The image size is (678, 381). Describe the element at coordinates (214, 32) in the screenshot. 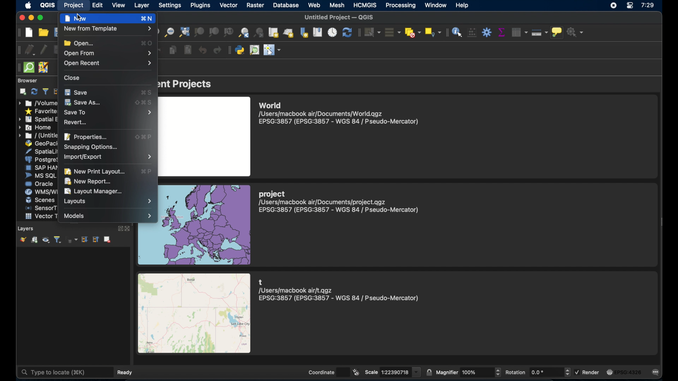

I see `zoom to layer` at that location.